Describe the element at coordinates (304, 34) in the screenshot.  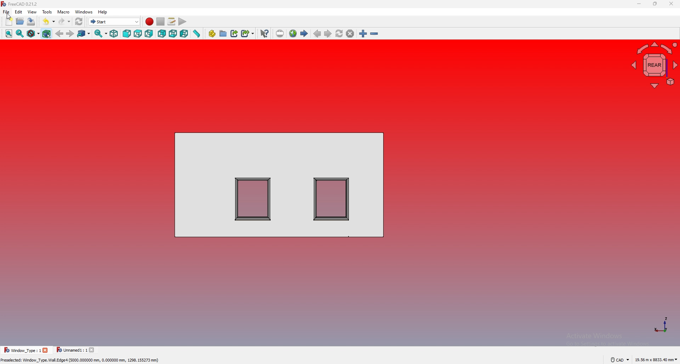
I see `start page` at that location.